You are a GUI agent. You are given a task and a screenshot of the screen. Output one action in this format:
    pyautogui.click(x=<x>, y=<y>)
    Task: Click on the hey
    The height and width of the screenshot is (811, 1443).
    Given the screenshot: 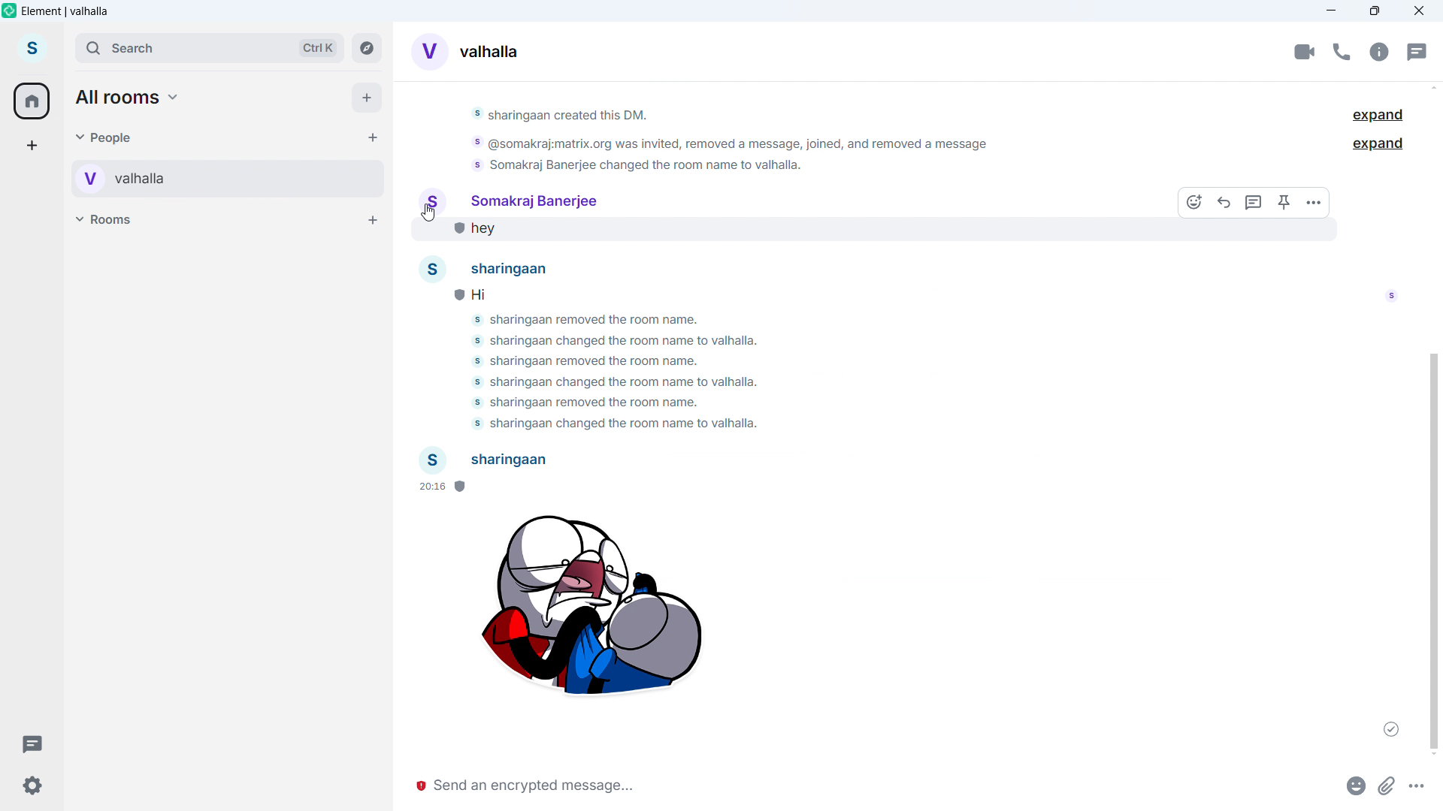 What is the action you would take?
    pyautogui.click(x=892, y=231)
    